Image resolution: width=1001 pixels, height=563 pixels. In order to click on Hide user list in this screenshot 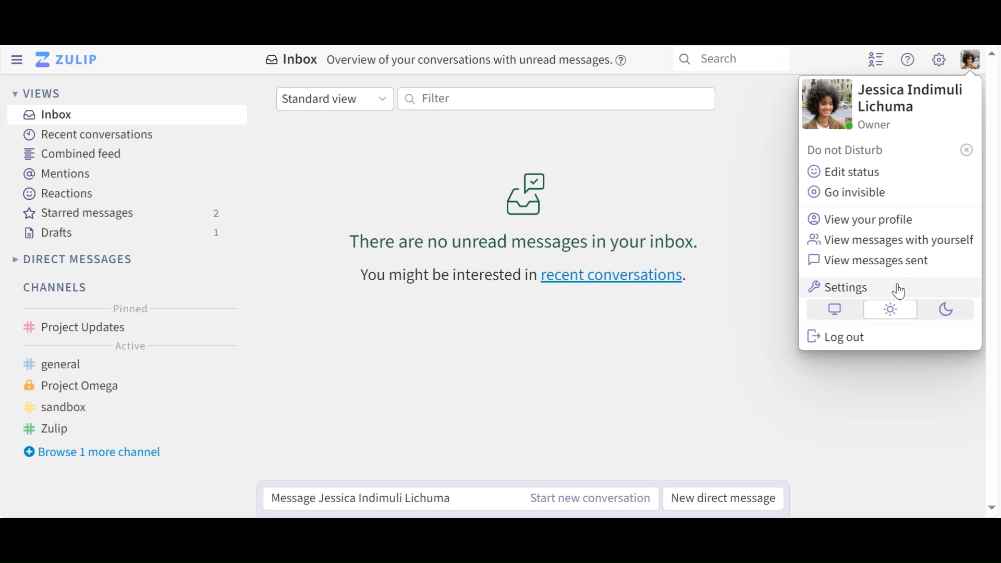, I will do `click(876, 60)`.